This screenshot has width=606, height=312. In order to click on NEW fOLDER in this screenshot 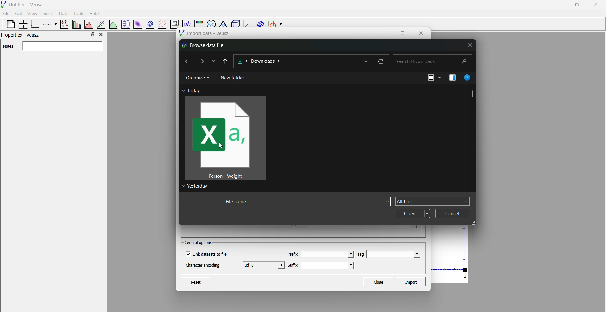, I will do `click(235, 78)`.